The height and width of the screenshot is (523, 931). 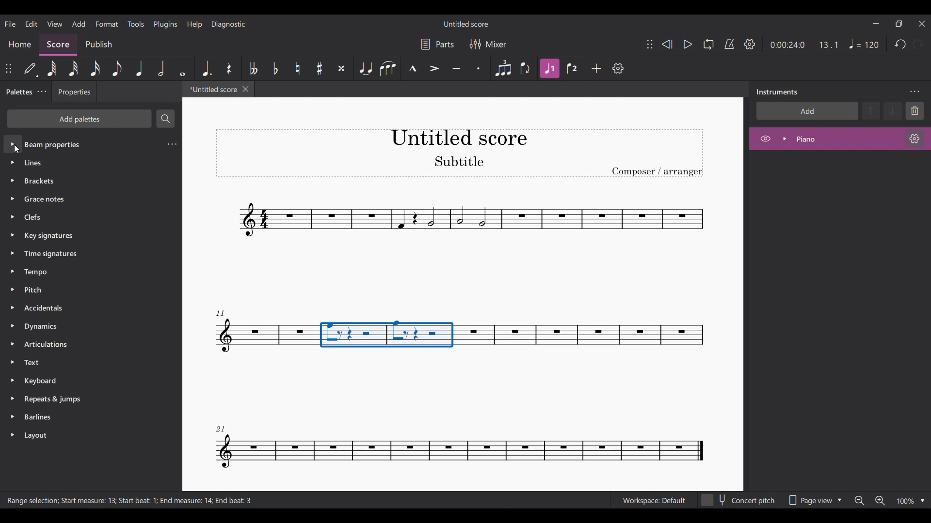 What do you see at coordinates (182, 68) in the screenshot?
I see `Whole note ` at bounding box center [182, 68].